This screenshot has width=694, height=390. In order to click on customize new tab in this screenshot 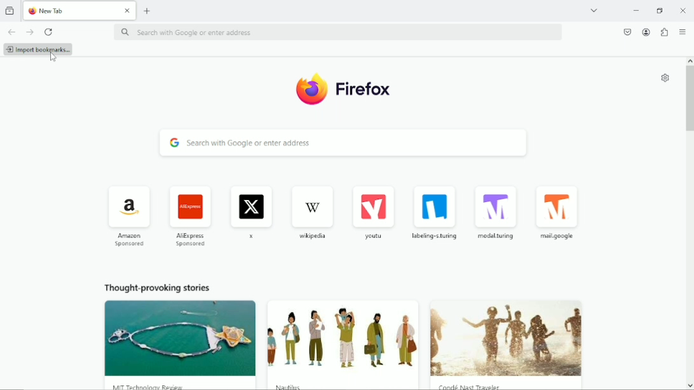, I will do `click(665, 78)`.